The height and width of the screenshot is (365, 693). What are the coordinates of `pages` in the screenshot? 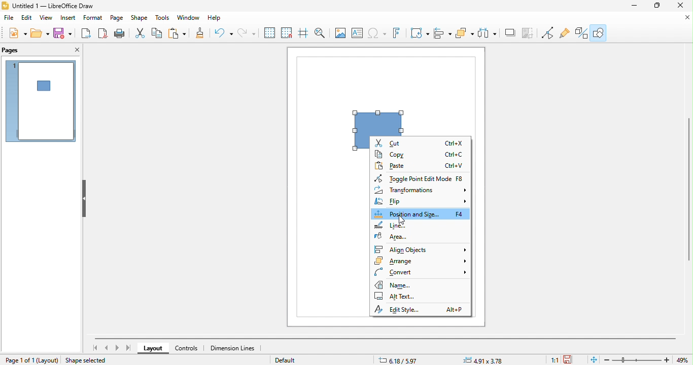 It's located at (18, 50).